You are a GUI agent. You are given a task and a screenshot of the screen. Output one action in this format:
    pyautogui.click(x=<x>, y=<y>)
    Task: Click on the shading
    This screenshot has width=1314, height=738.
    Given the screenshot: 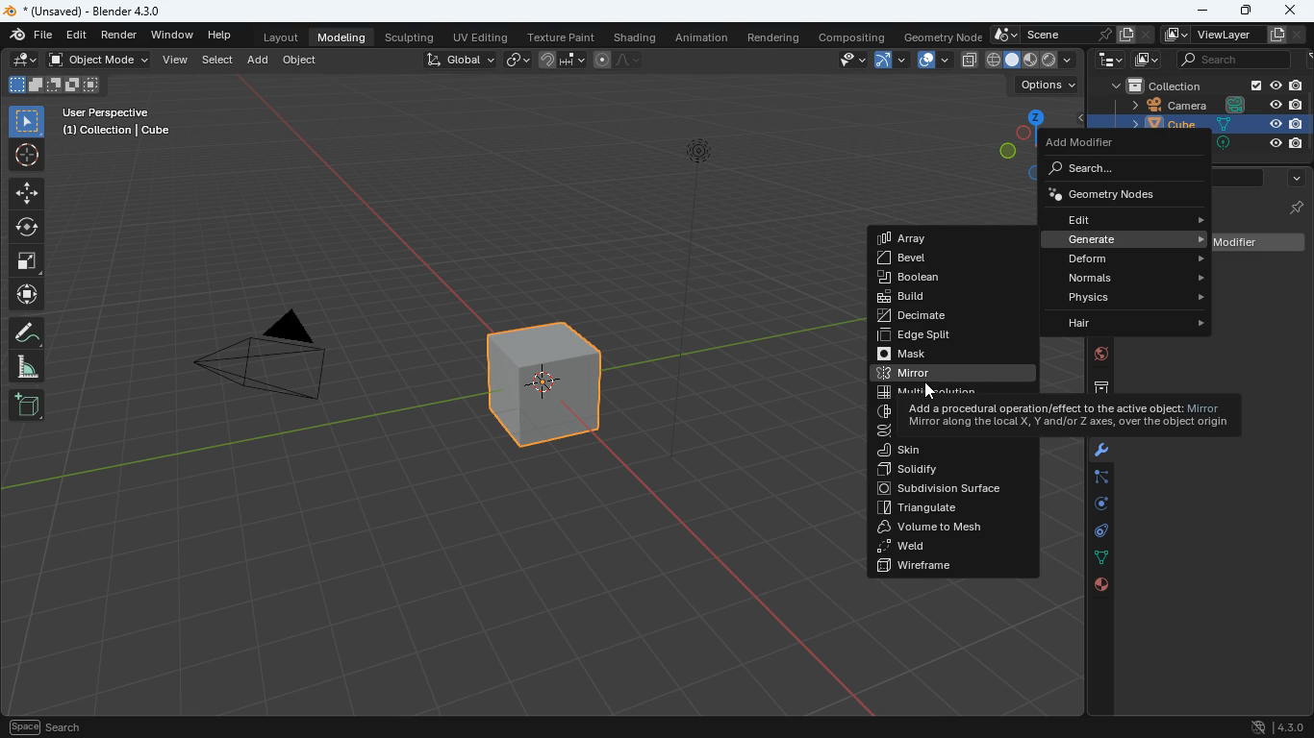 What is the action you would take?
    pyautogui.click(x=638, y=37)
    